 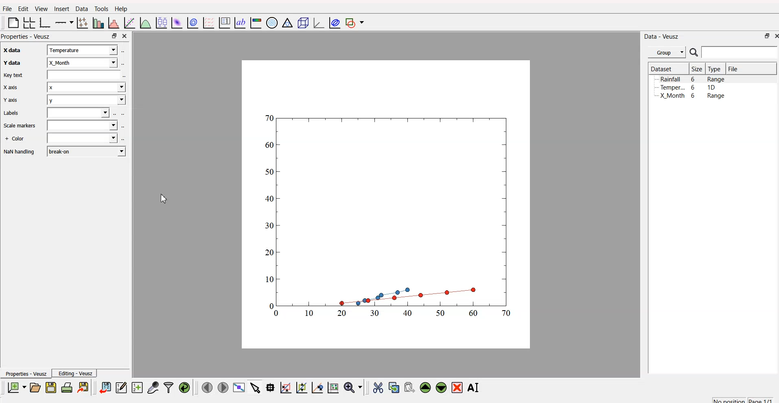 What do you see at coordinates (35, 387) in the screenshot?
I see `open a document` at bounding box center [35, 387].